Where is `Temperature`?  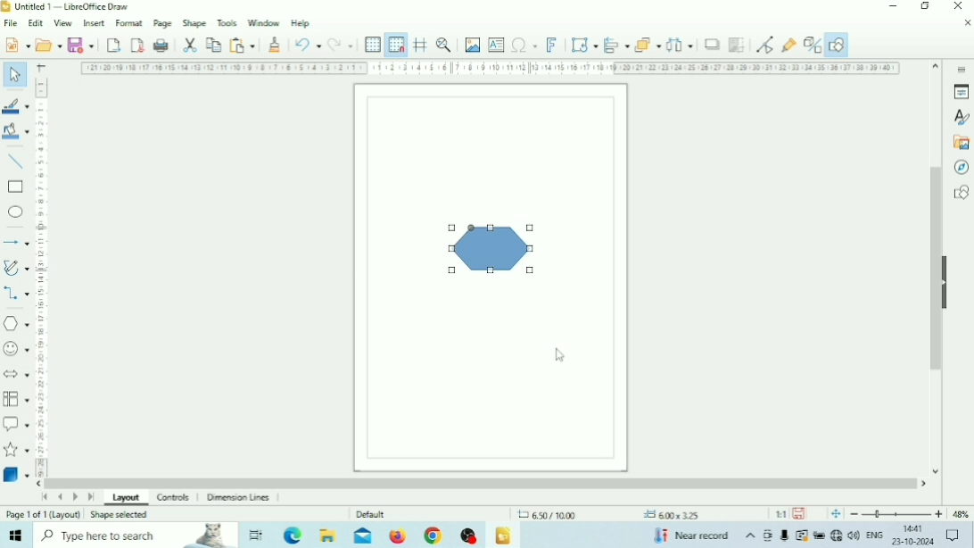 Temperature is located at coordinates (690, 535).